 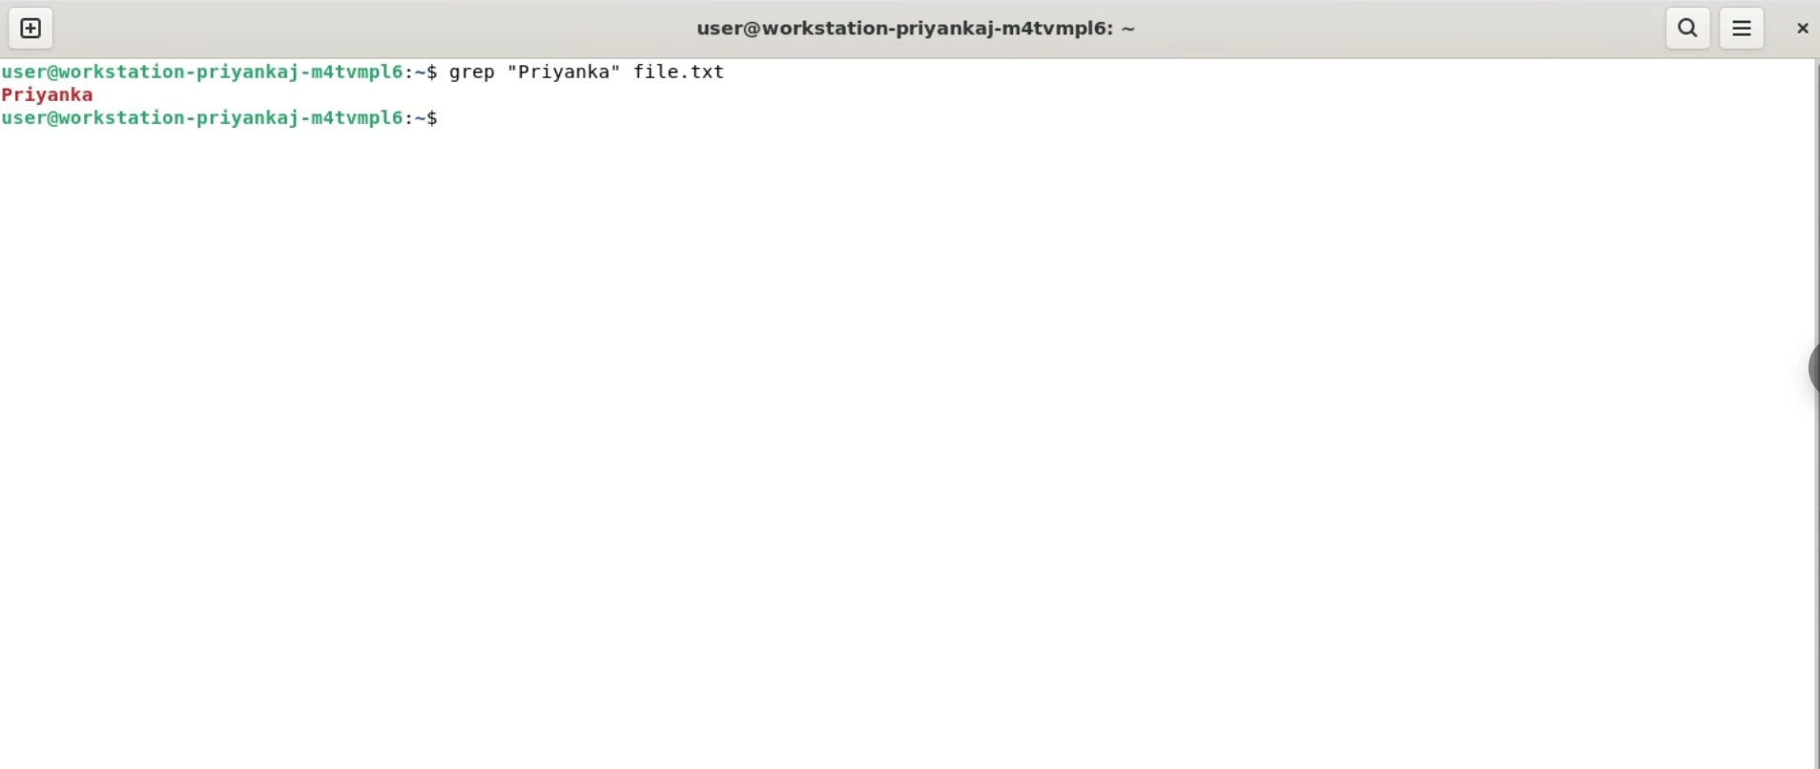 I want to click on Priyanka, so click(x=56, y=95).